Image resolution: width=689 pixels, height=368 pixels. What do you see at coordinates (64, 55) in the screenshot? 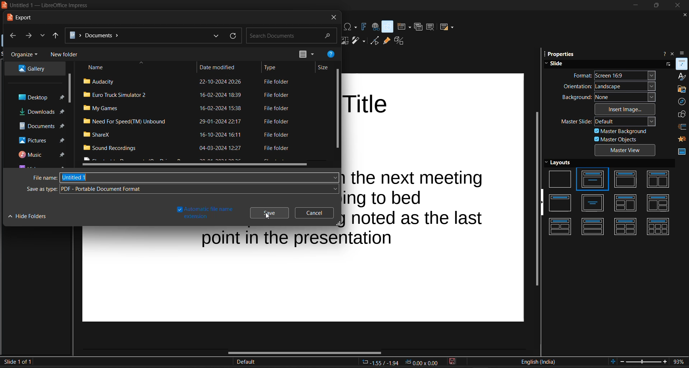
I see `new folder` at bounding box center [64, 55].